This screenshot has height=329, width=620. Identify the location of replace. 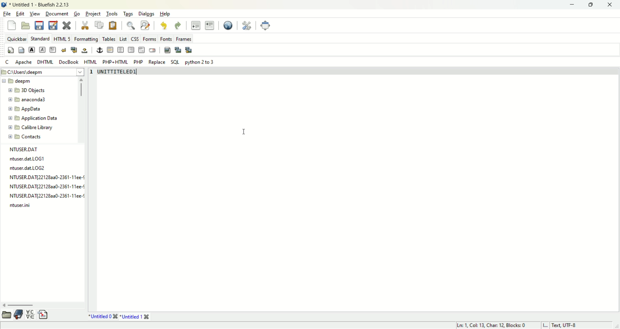
(156, 62).